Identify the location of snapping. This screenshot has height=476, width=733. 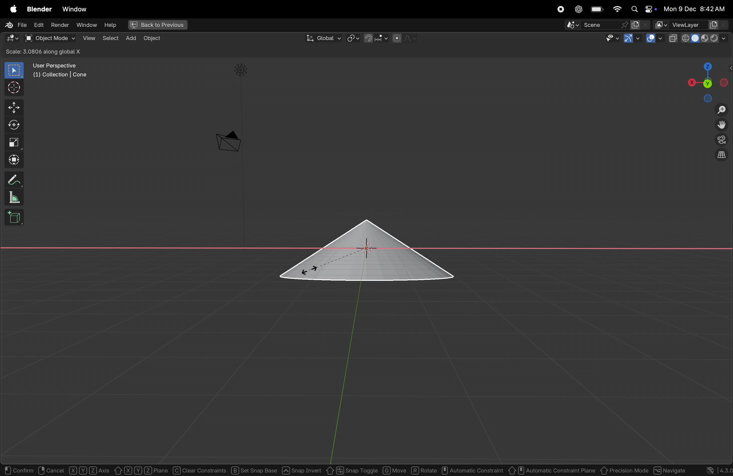
(377, 38).